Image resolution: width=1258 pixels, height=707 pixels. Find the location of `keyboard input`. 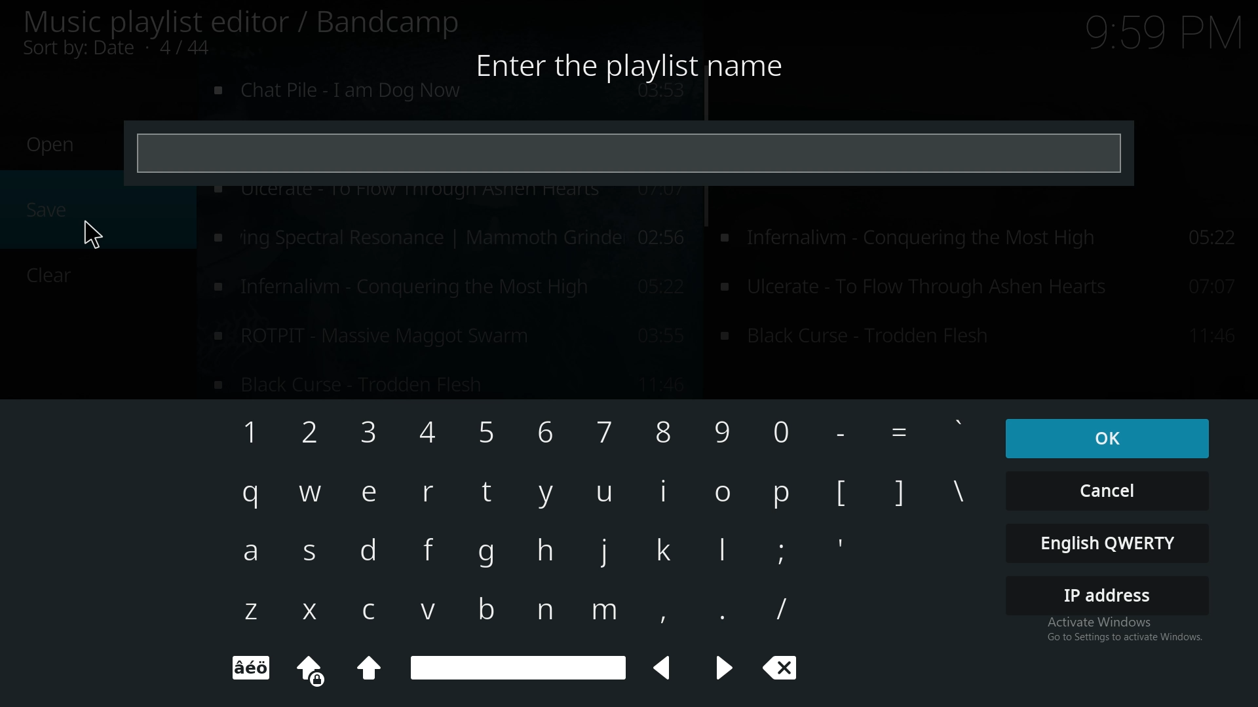

keyboard input is located at coordinates (375, 494).